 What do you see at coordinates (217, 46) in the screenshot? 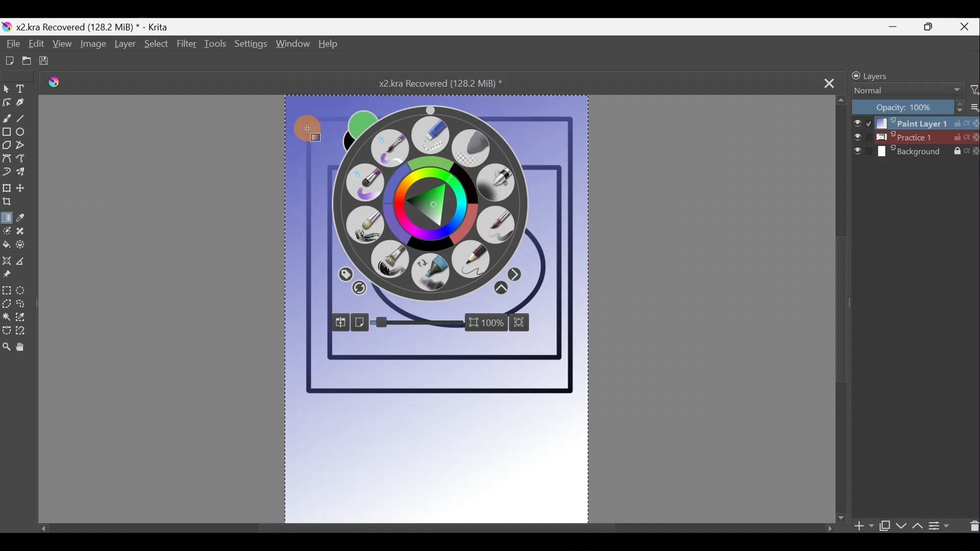
I see `Tools` at bounding box center [217, 46].